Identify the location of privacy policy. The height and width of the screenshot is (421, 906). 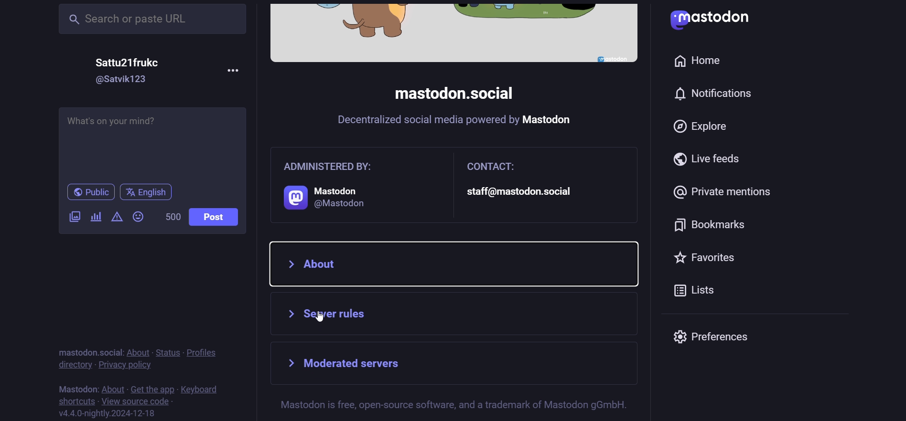
(126, 365).